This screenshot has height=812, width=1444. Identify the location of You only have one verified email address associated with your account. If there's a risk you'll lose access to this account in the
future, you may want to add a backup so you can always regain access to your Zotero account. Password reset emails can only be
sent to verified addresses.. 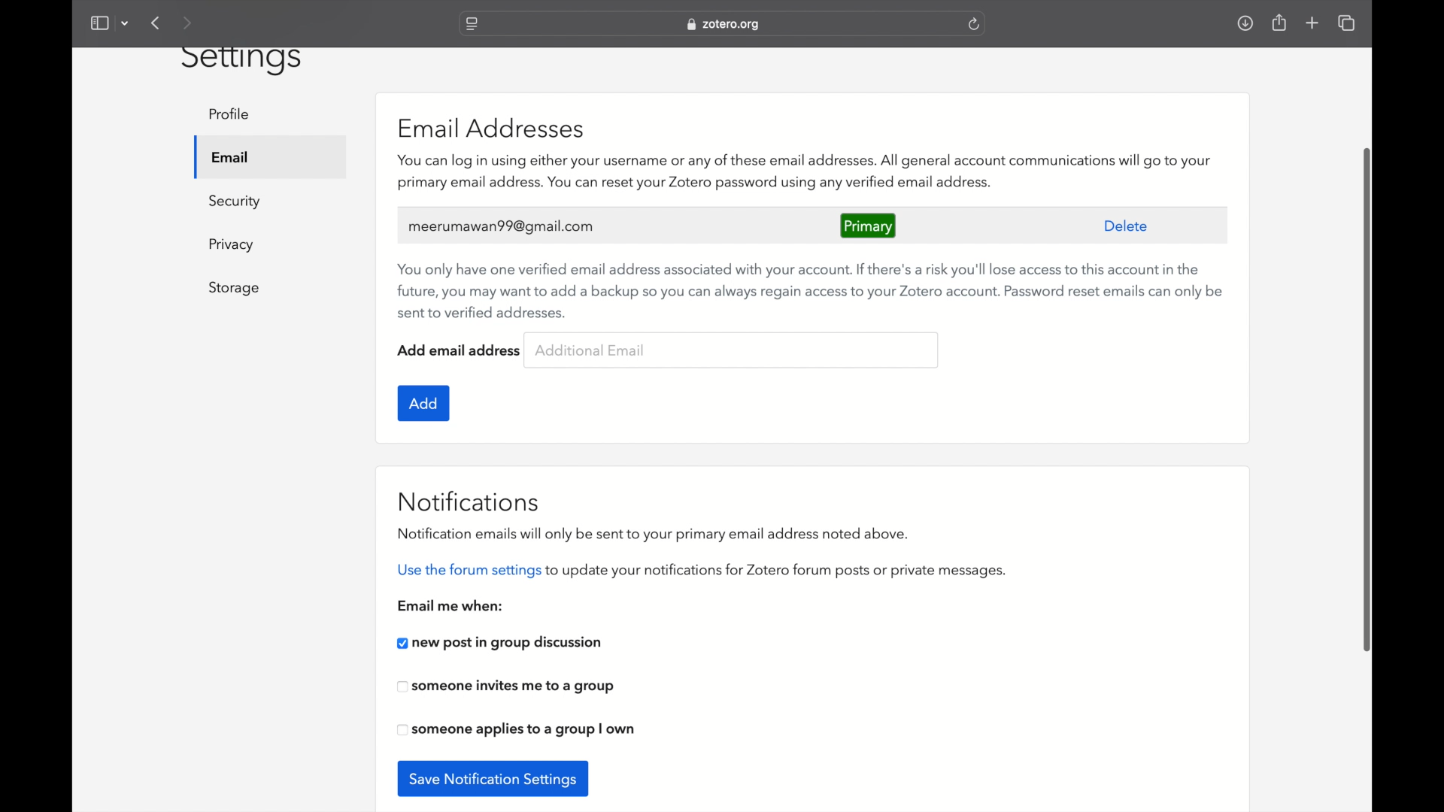
(805, 289).